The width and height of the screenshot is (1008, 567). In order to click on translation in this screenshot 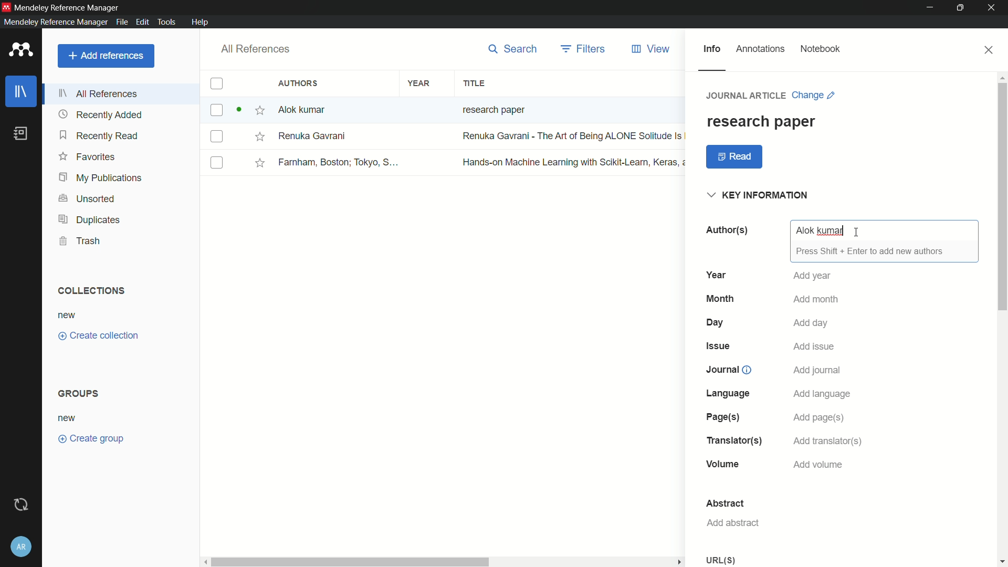, I will do `click(732, 440)`.